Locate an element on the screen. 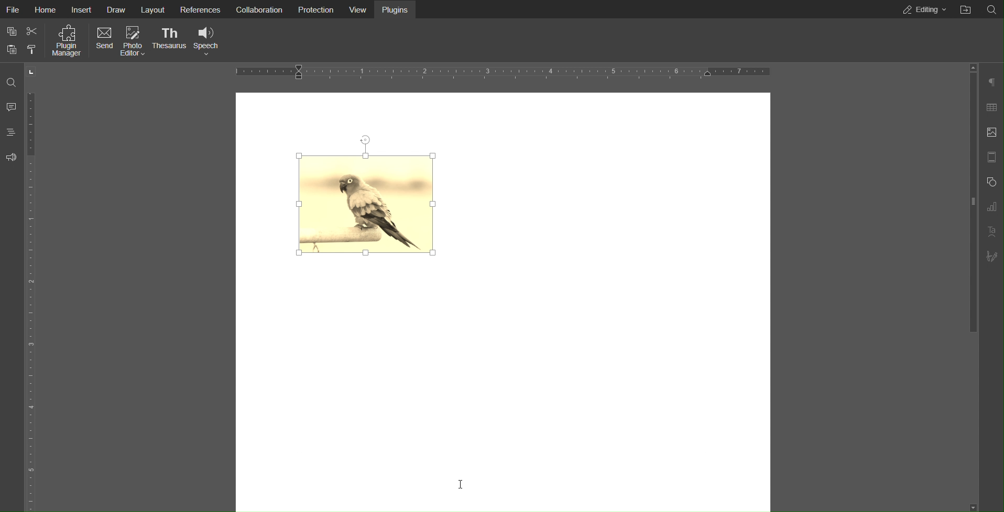 This screenshot has width=1004, height=512. Plugins is located at coordinates (396, 9).